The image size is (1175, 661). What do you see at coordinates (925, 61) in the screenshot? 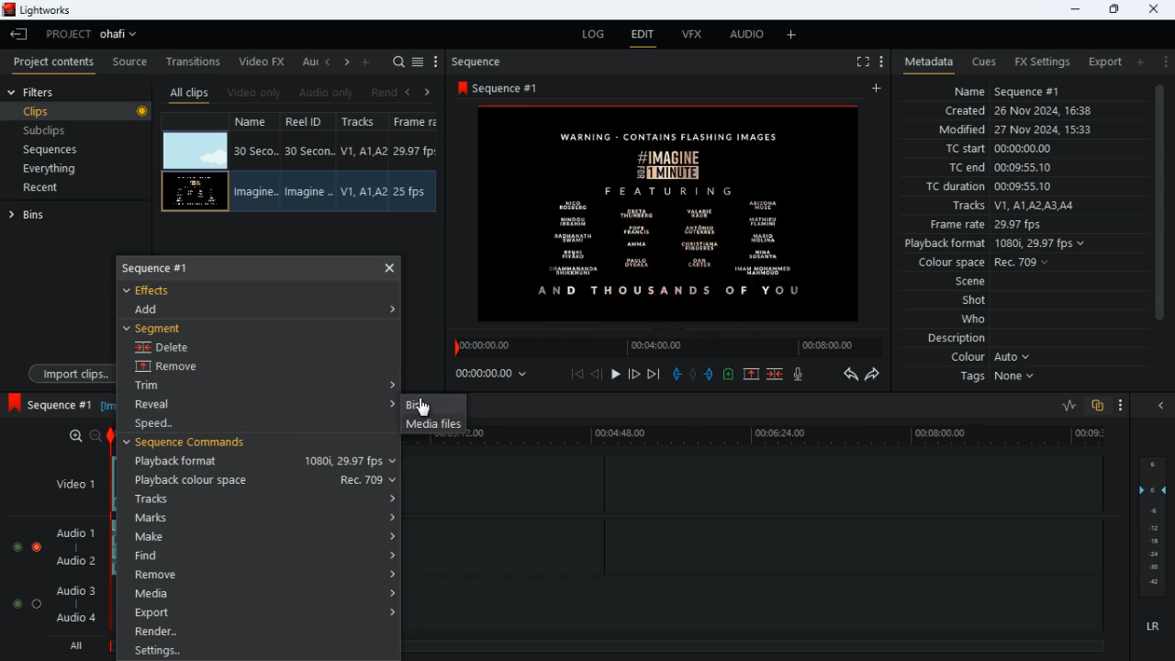
I see `metadata` at bounding box center [925, 61].